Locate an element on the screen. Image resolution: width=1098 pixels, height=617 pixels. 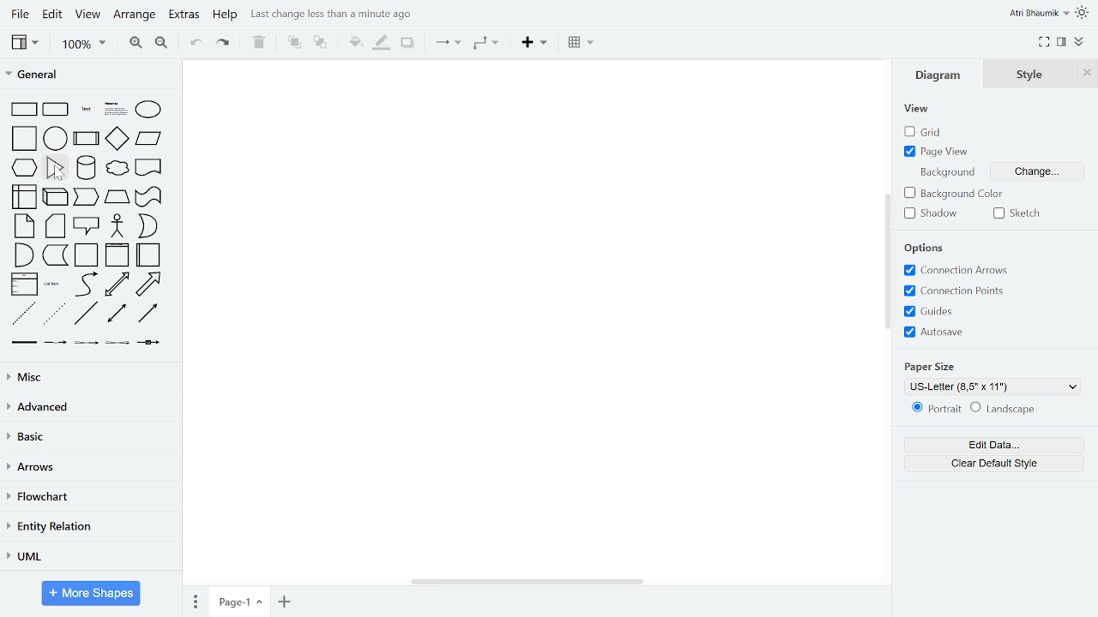
callout is located at coordinates (86, 227).